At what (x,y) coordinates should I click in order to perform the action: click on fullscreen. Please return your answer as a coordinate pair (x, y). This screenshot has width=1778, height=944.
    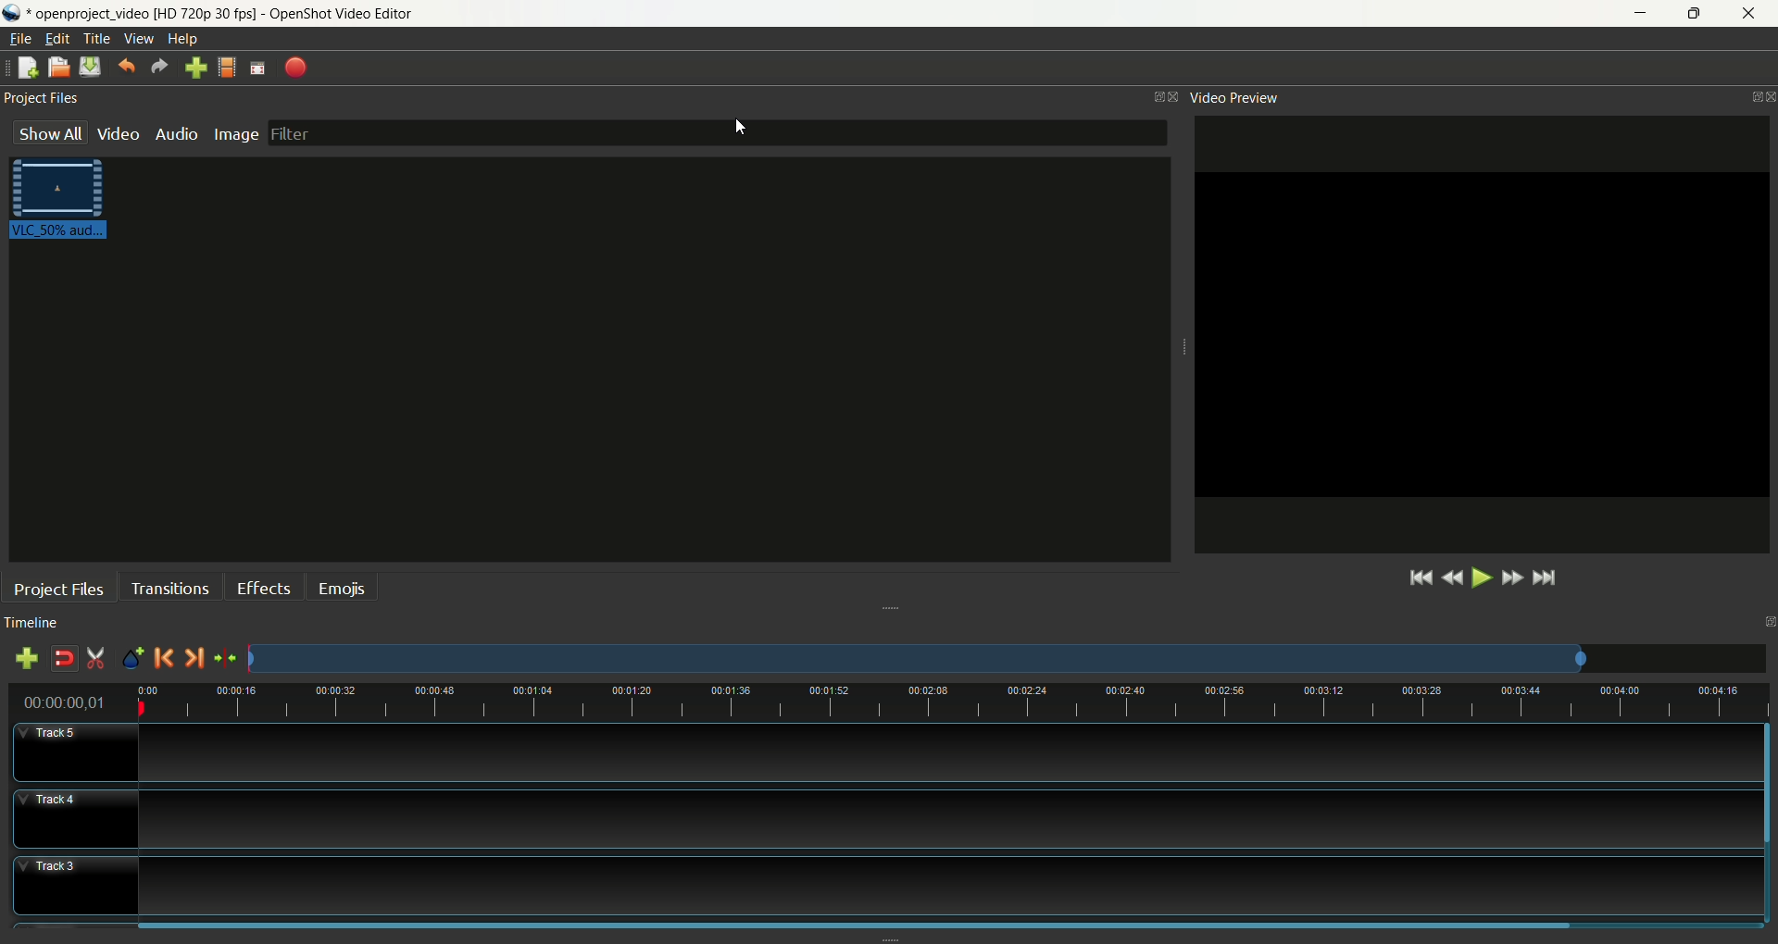
    Looking at the image, I should click on (255, 68).